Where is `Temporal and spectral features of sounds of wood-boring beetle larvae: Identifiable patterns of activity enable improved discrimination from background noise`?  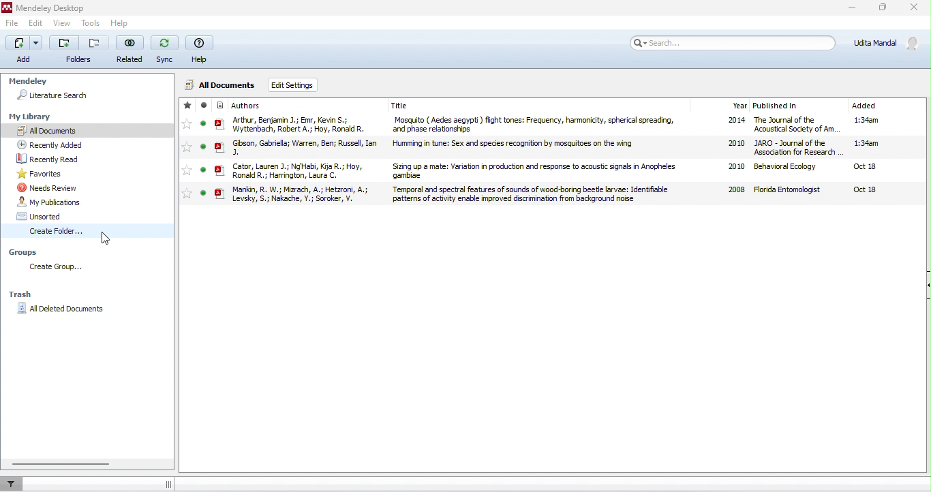 Temporal and spectral features of sounds of wood-boring beetle larvae: Identifiable patterns of activity enable improved discrimination from background noise is located at coordinates (537, 195).